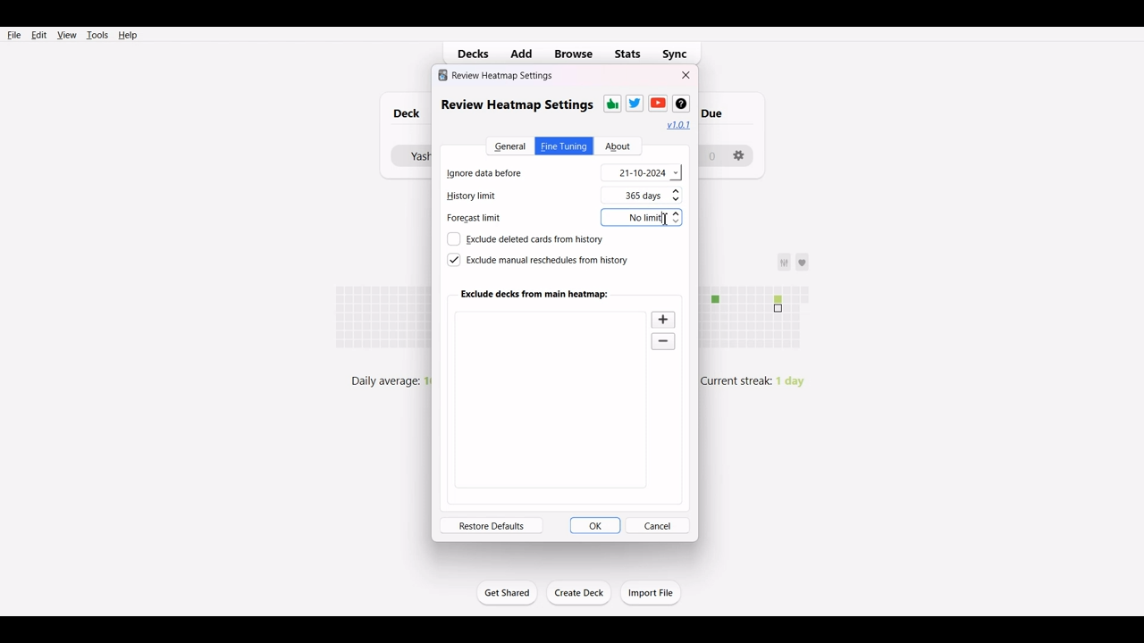 The height and width of the screenshot is (643, 1144). I want to click on Get Started, so click(506, 592).